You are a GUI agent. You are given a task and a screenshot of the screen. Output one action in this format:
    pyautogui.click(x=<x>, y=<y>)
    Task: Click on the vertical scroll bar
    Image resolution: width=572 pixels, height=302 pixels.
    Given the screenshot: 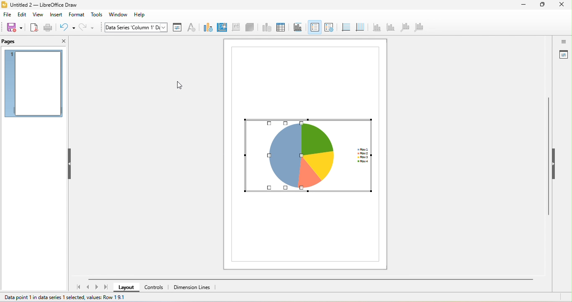 What is the action you would take?
    pyautogui.click(x=549, y=159)
    